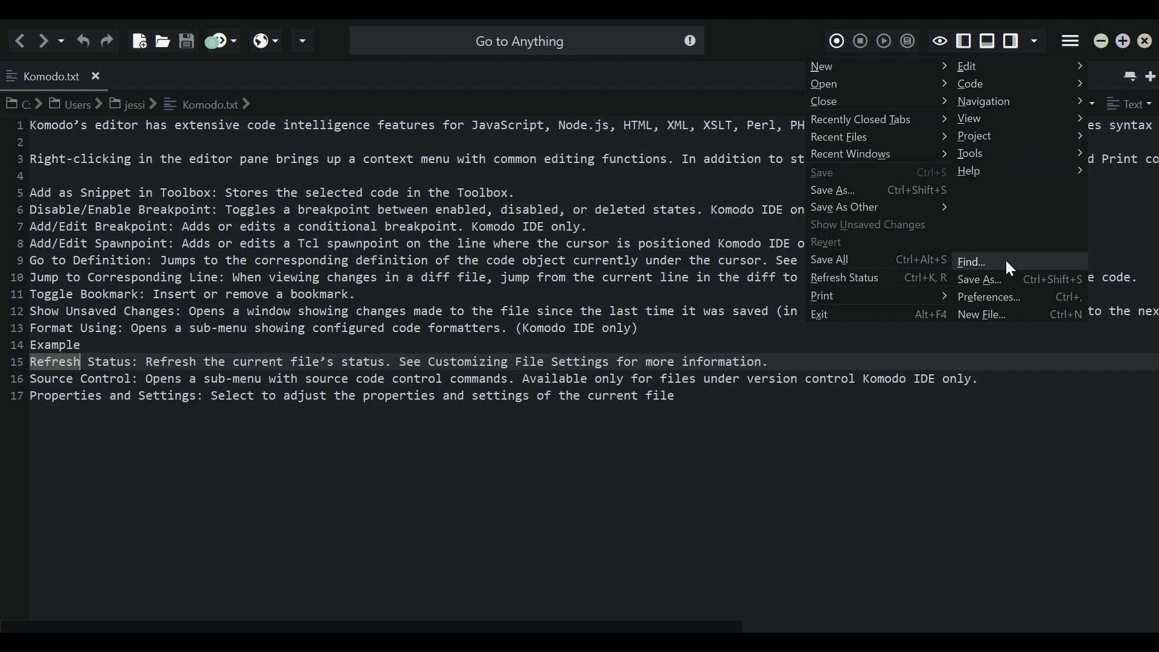 The width and height of the screenshot is (1159, 652). Describe the element at coordinates (266, 40) in the screenshot. I see `View in browser` at that location.